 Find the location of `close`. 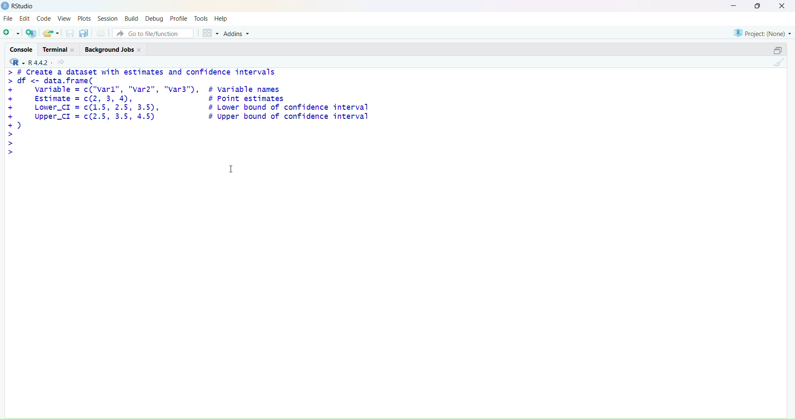

close is located at coordinates (783, 7).